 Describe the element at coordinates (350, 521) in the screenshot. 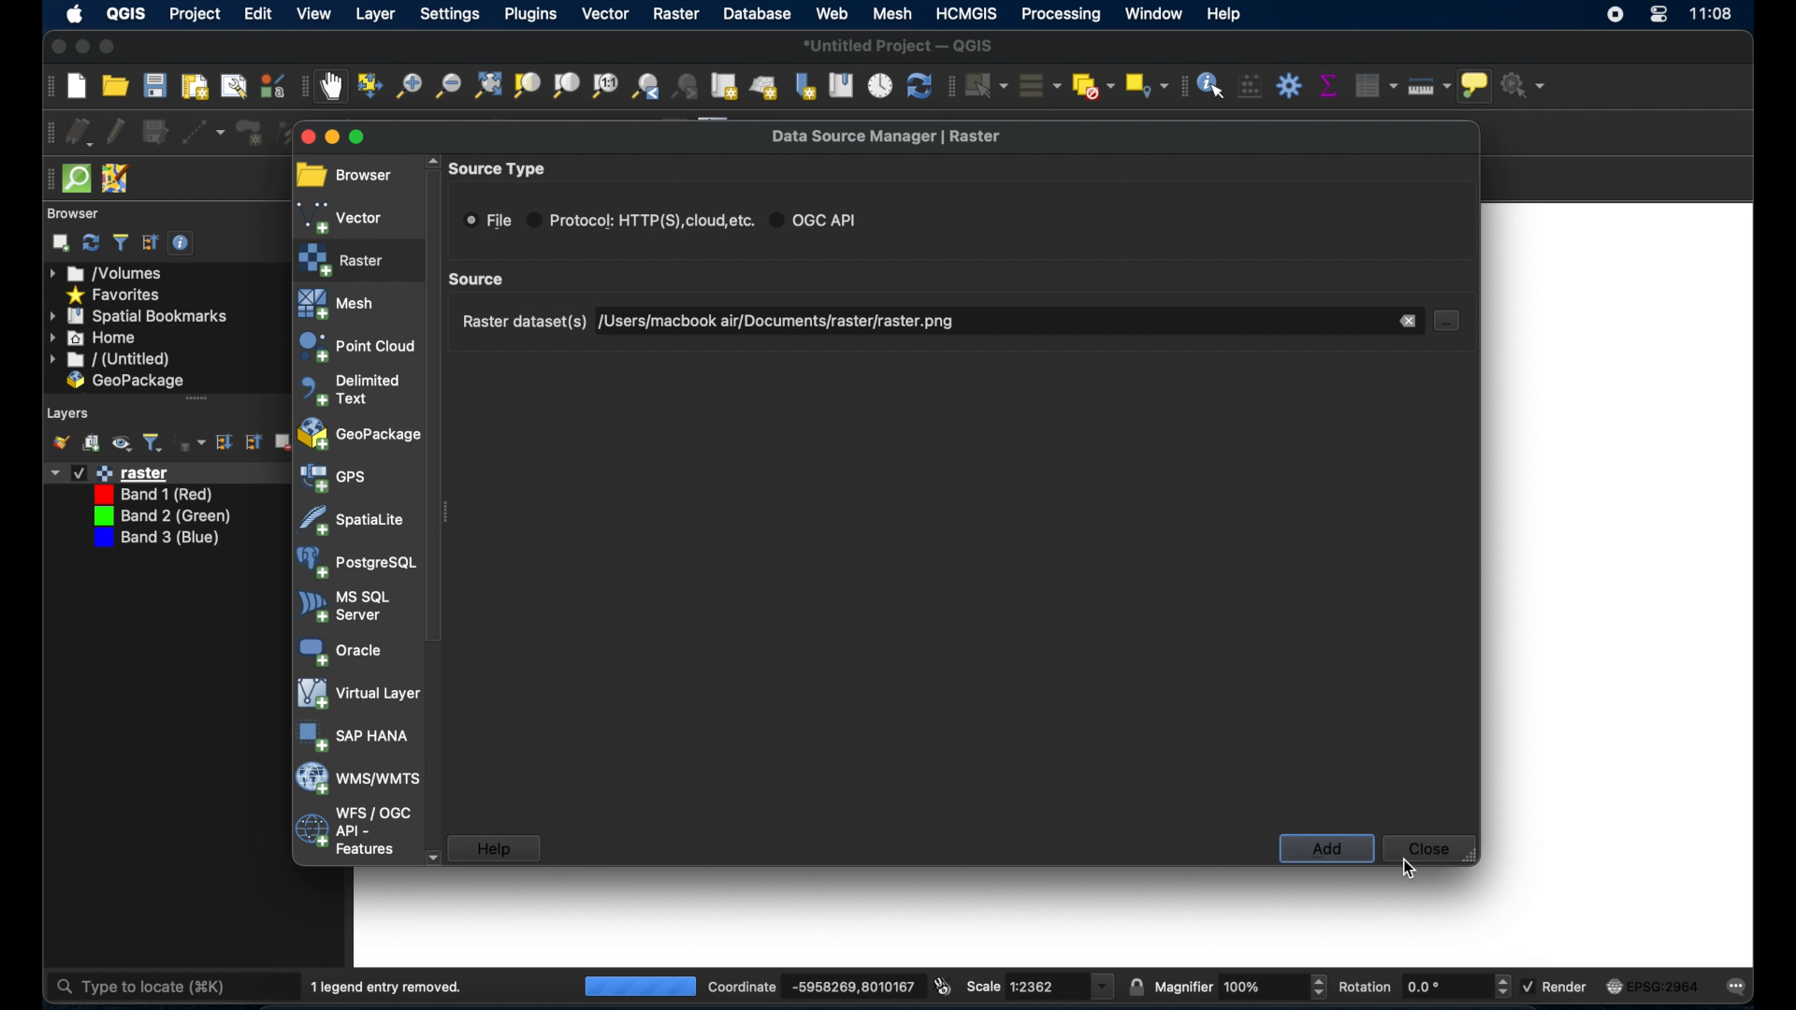

I see `spatiallite` at that location.